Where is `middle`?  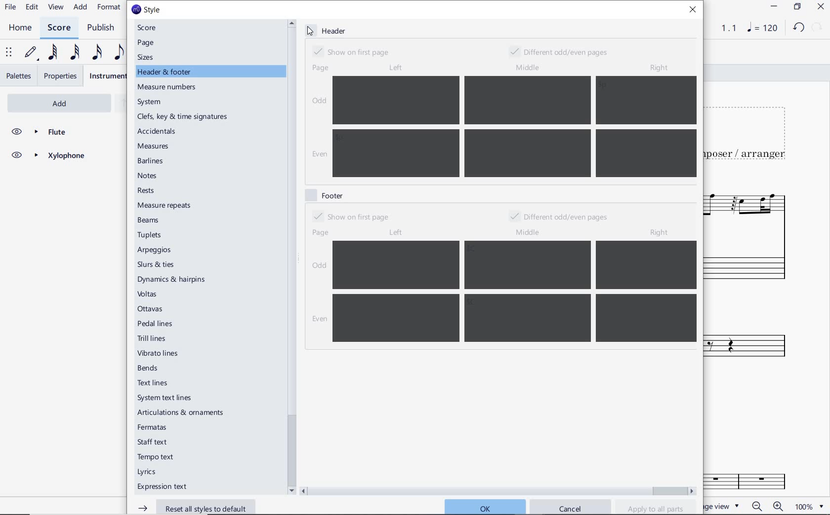
middle is located at coordinates (530, 233).